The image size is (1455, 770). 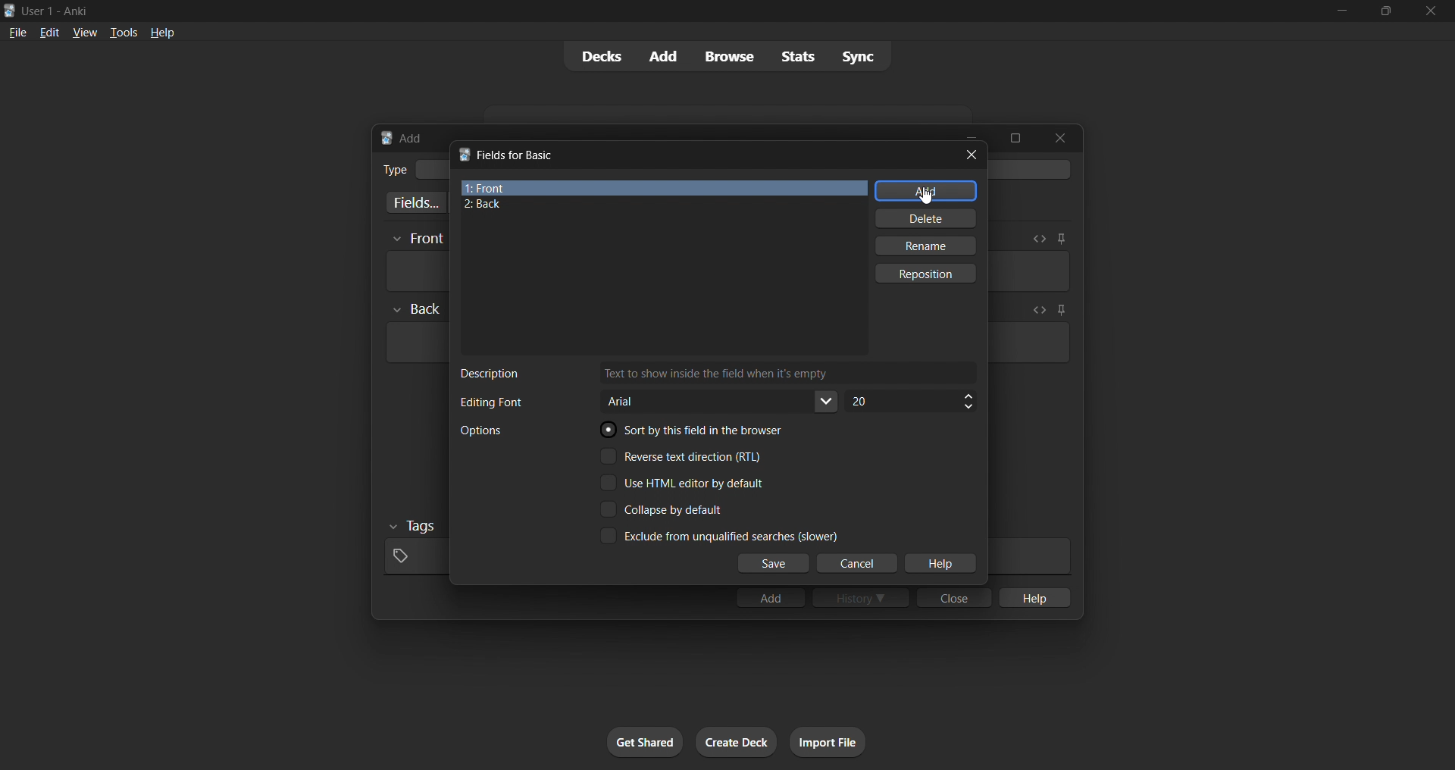 I want to click on maximize/restore, so click(x=1386, y=11).